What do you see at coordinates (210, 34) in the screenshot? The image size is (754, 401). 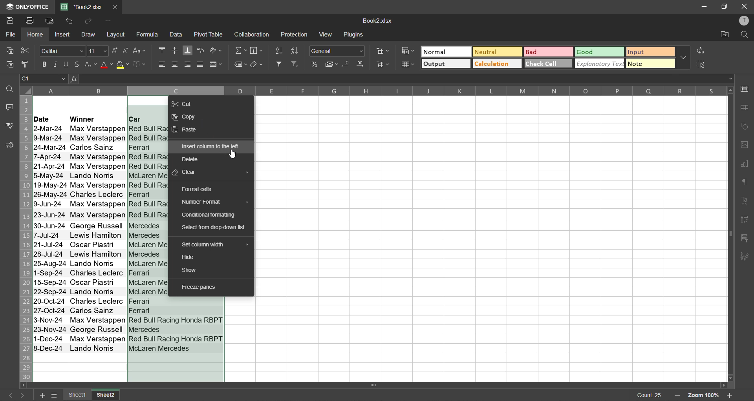 I see `pivot table` at bounding box center [210, 34].